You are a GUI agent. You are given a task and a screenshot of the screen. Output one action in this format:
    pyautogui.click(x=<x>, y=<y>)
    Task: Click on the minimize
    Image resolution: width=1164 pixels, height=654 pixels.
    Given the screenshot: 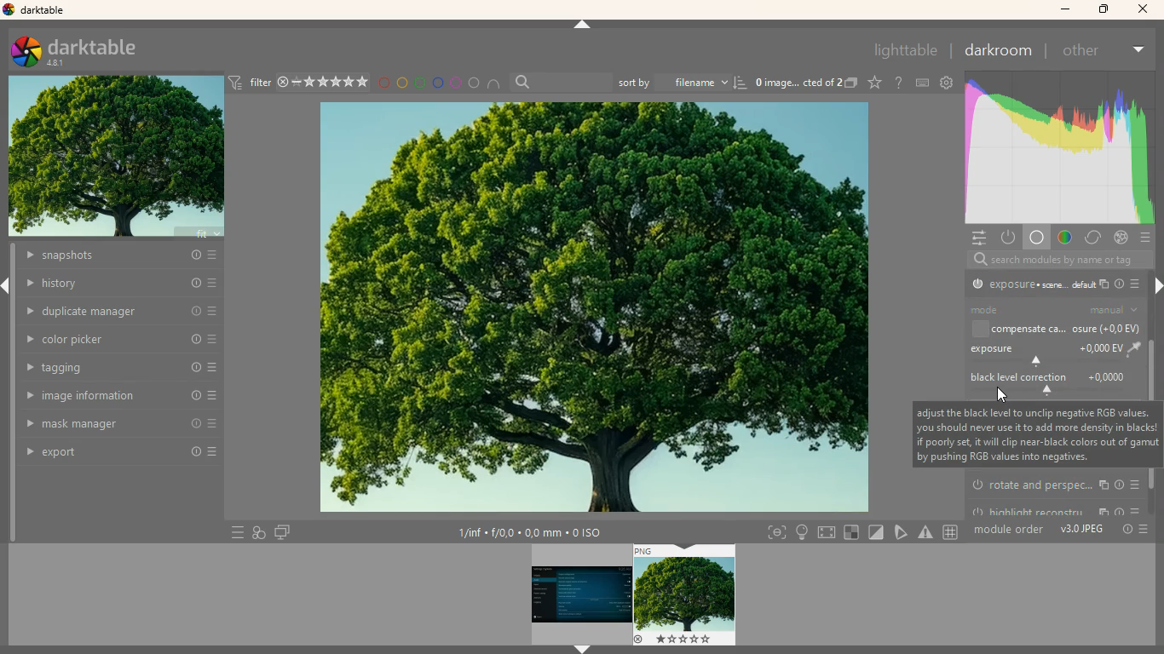 What is the action you would take?
    pyautogui.click(x=1065, y=10)
    